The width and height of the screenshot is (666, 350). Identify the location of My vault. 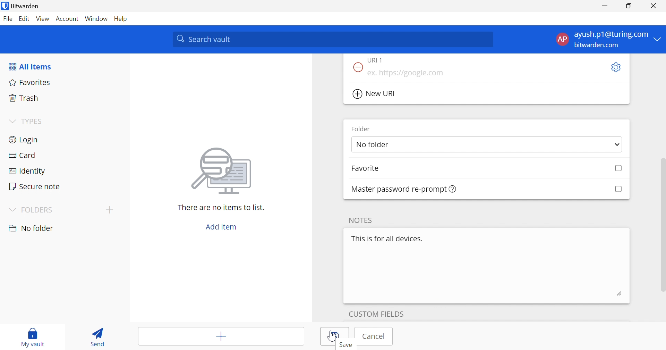
(33, 334).